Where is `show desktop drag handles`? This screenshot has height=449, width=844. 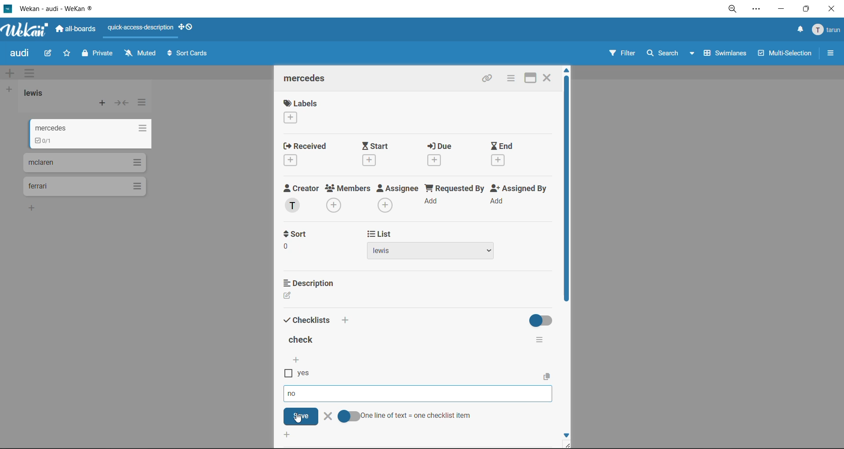
show desktop drag handles is located at coordinates (189, 27).